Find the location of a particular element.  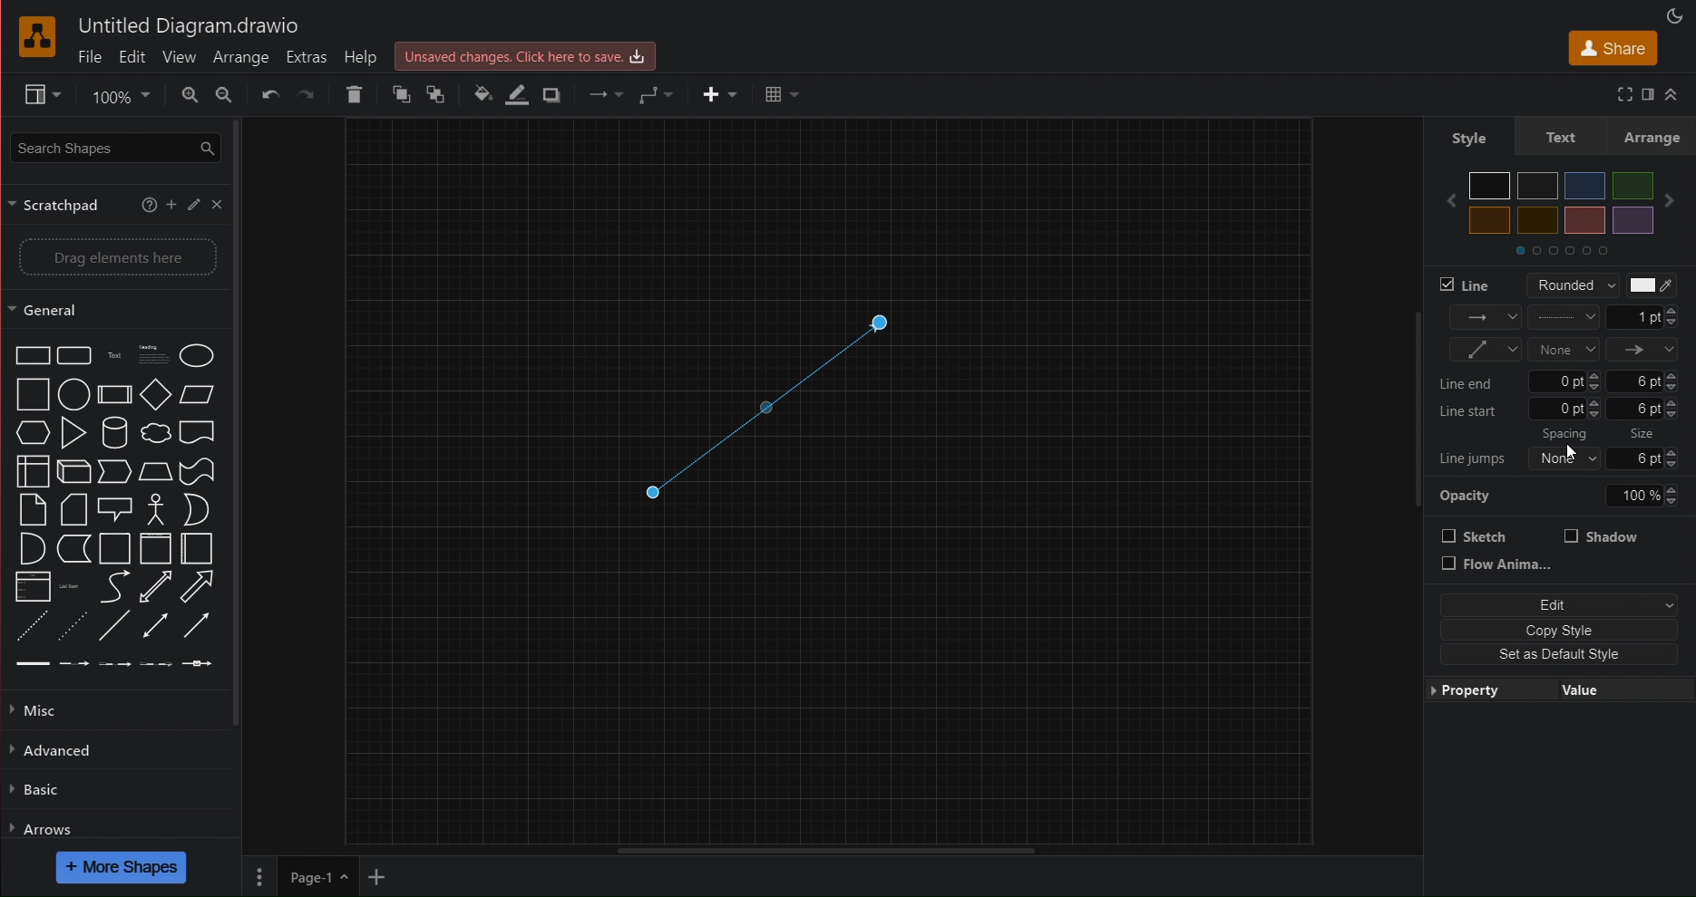

Close is located at coordinates (217, 204).